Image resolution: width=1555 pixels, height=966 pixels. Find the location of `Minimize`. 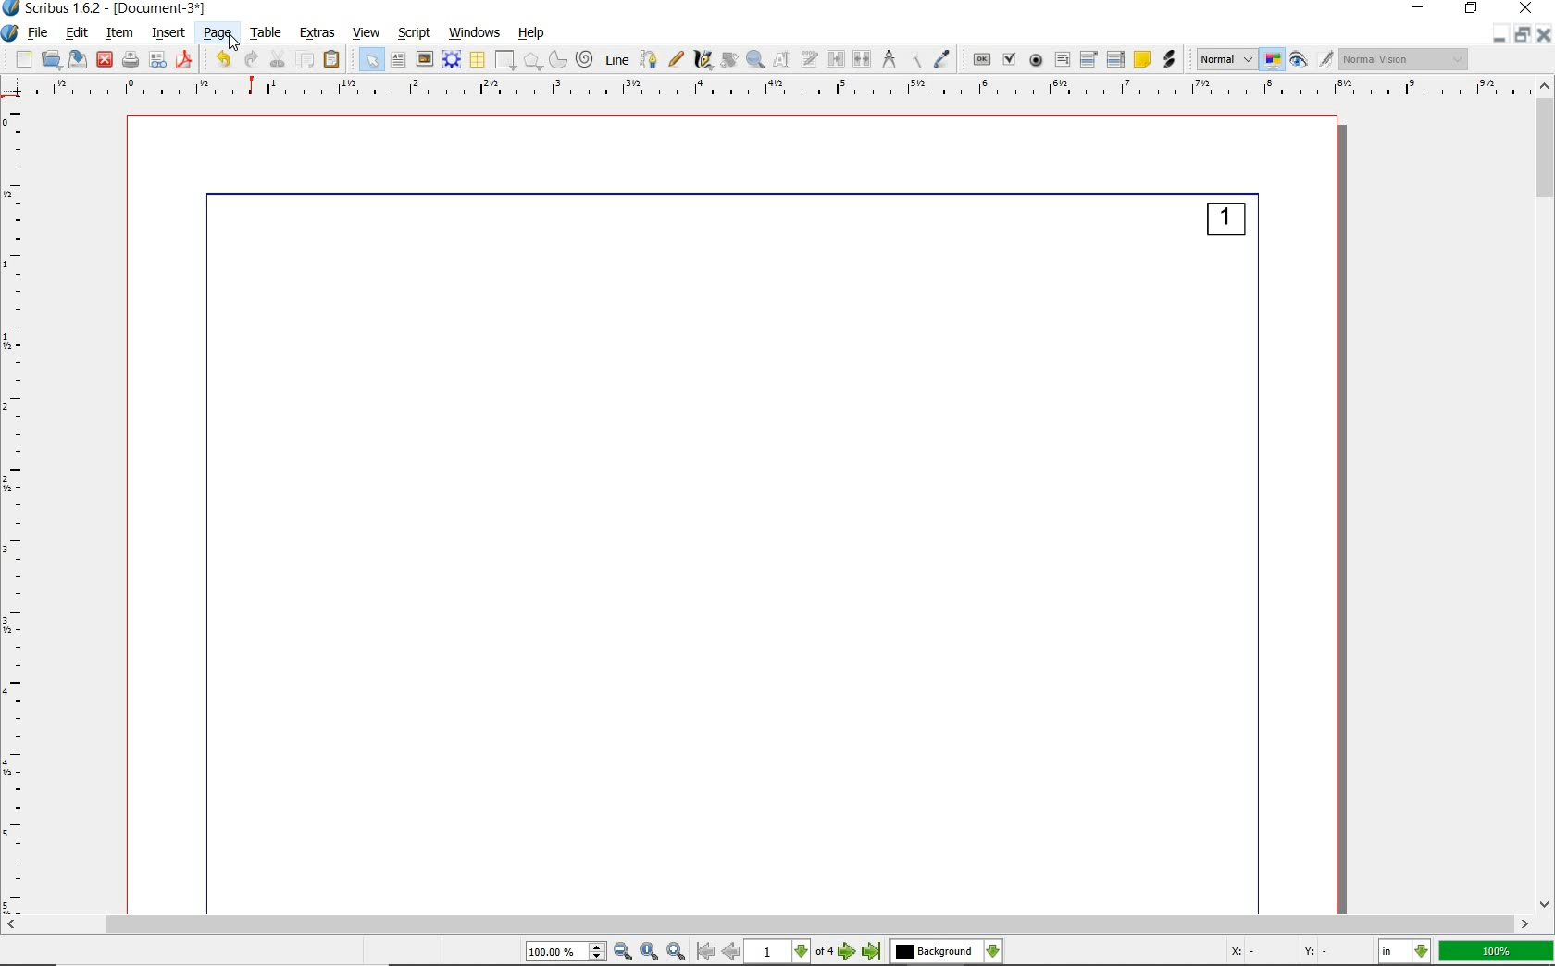

Minimize is located at coordinates (1500, 35).